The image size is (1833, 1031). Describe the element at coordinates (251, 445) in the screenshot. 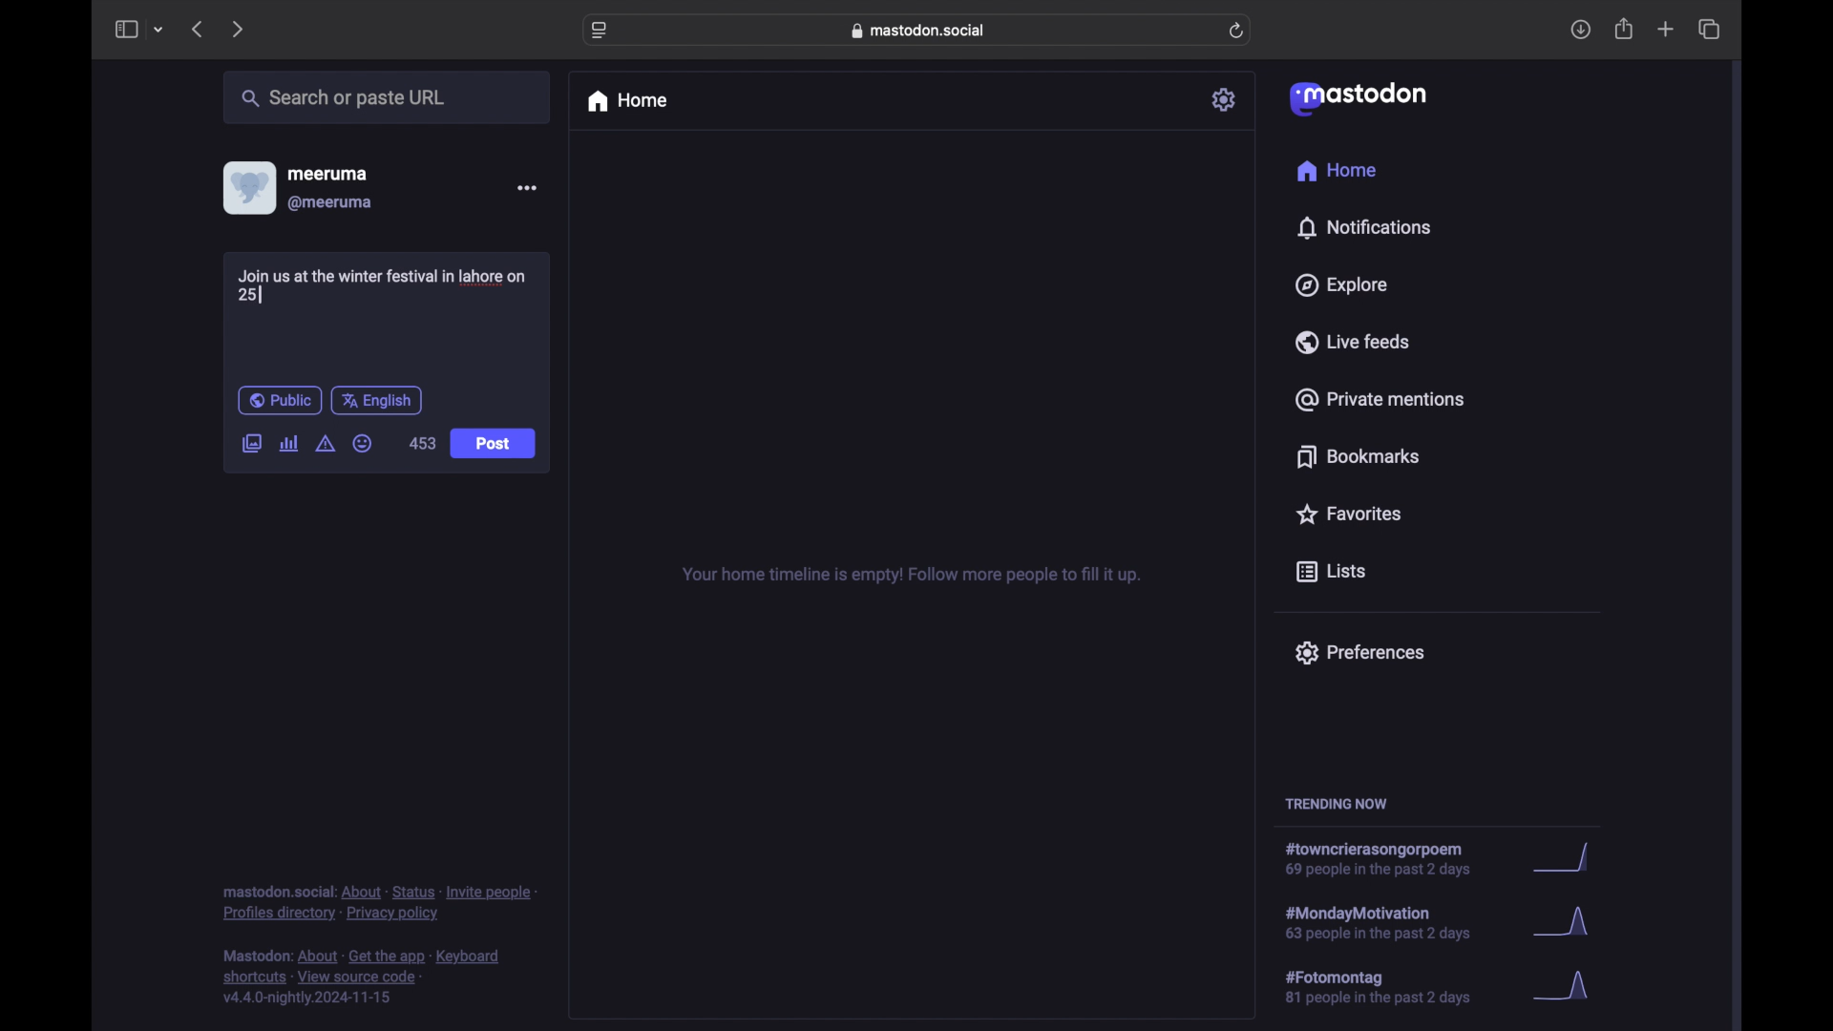

I see `add image` at that location.